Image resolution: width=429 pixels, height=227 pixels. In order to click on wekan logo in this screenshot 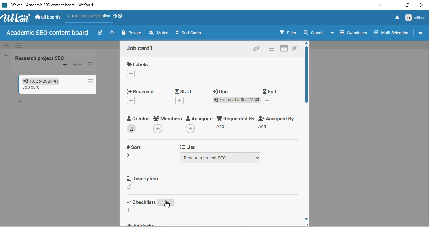, I will do `click(16, 19)`.